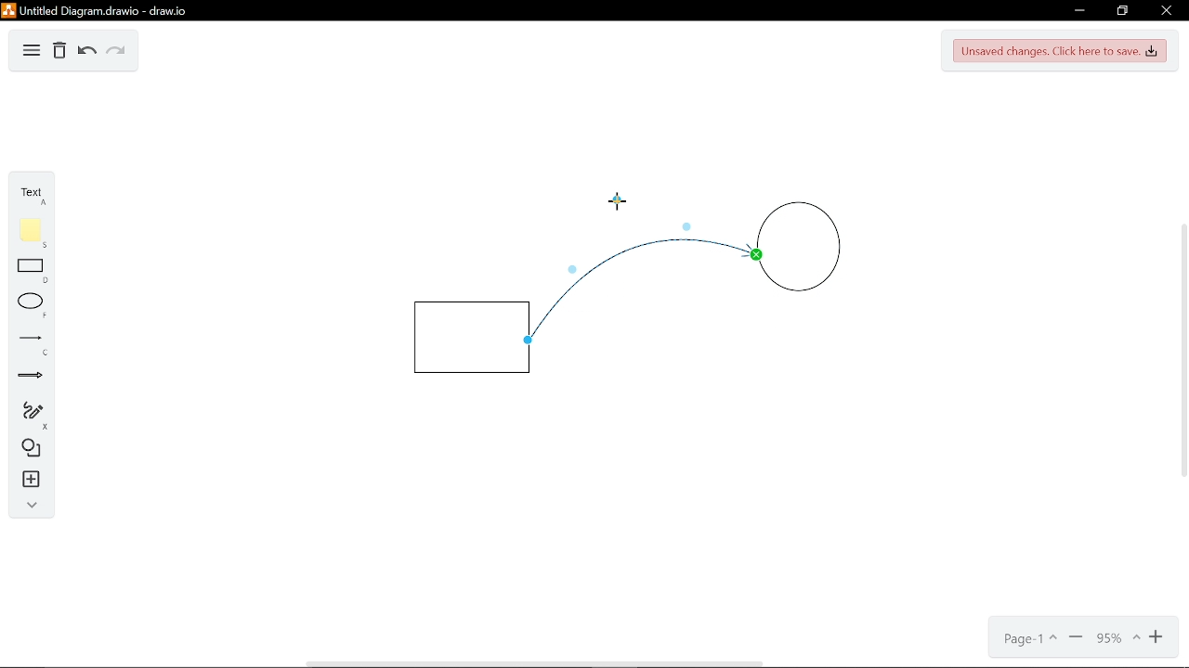 This screenshot has height=668, width=1189. What do you see at coordinates (621, 276) in the screenshot?
I see `Curve` at bounding box center [621, 276].